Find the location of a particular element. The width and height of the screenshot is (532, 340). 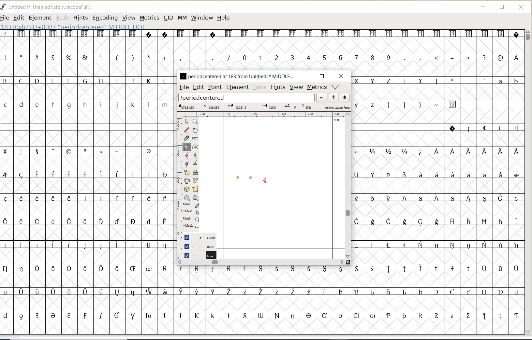

glyph name is located at coordinates (236, 76).